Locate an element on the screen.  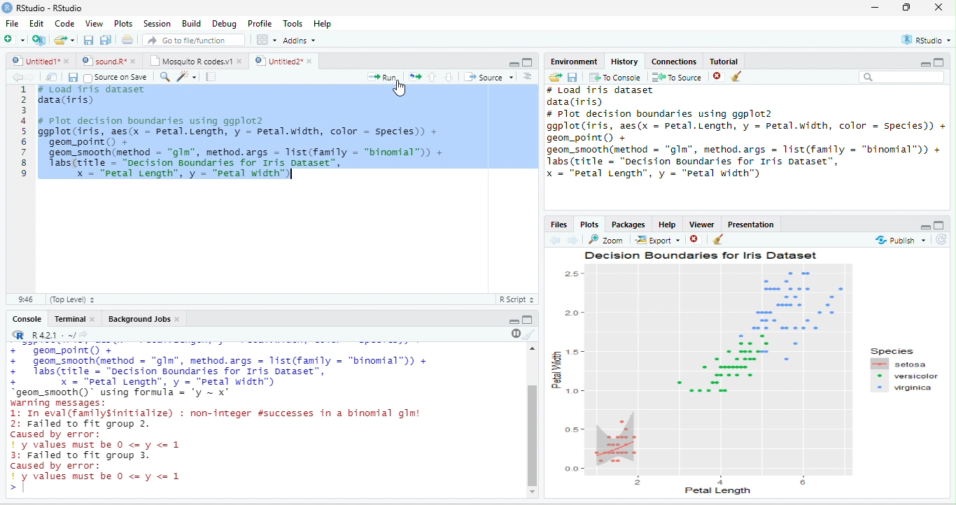
minimize is located at coordinates (514, 64).